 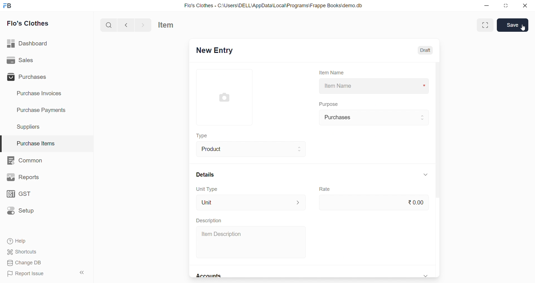 I want to click on navigate backward, so click(x=126, y=25).